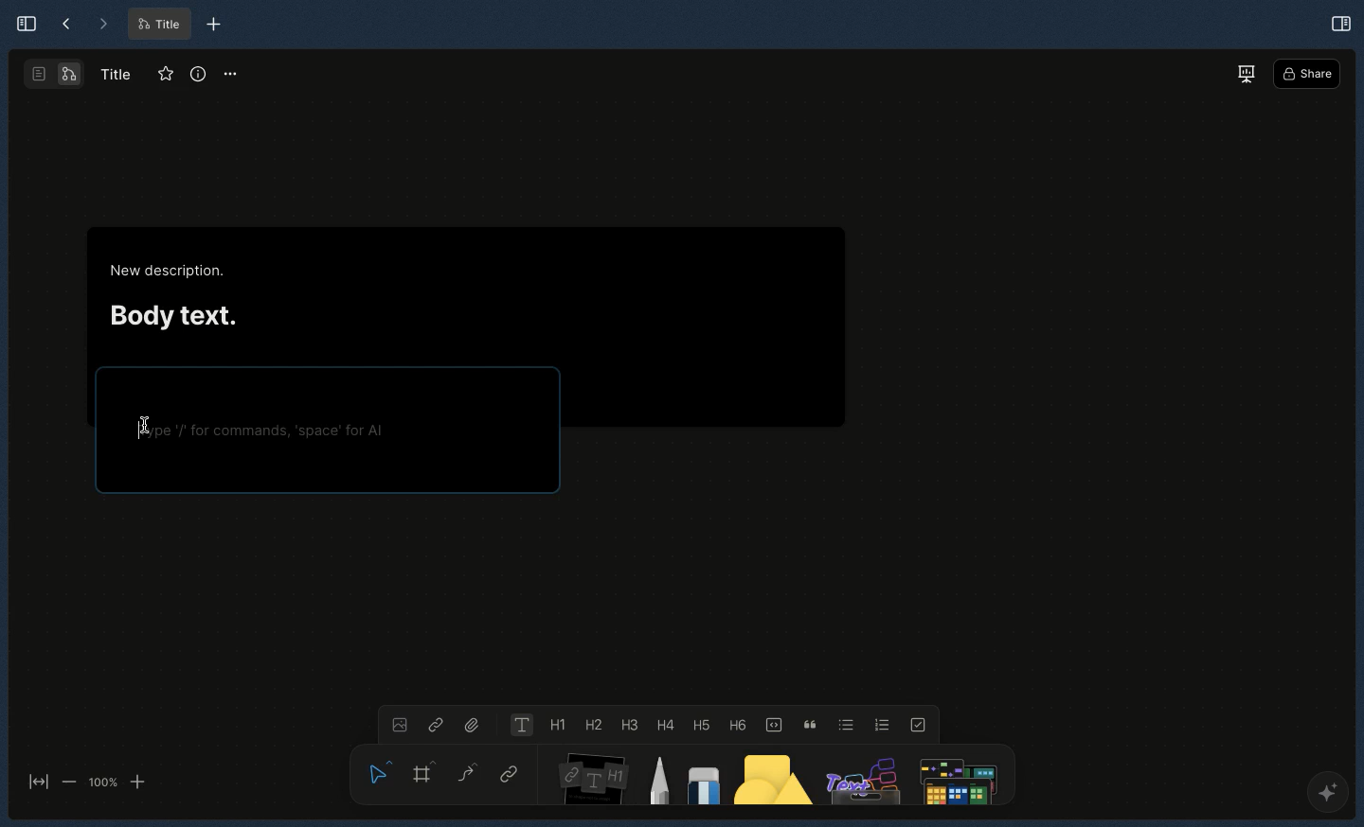 Image resolution: width=1364 pixels, height=827 pixels. Describe the element at coordinates (630, 724) in the screenshot. I see `Heading 3` at that location.